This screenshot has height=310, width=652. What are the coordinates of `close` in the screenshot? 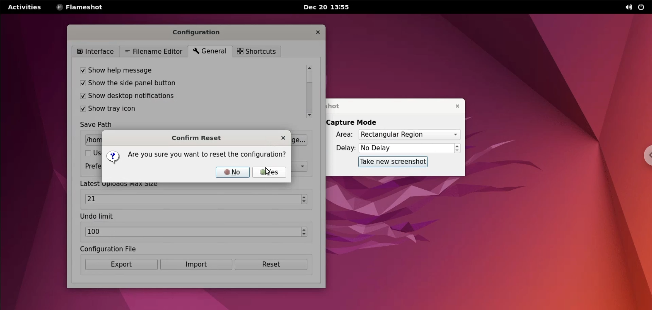 It's located at (456, 106).